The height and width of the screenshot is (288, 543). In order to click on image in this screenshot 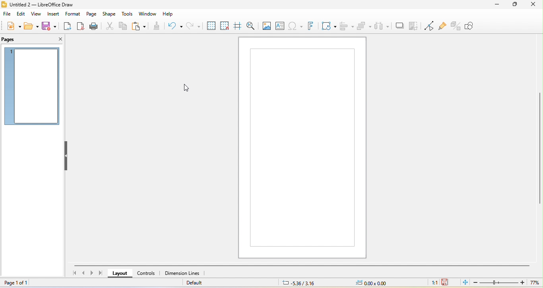, I will do `click(266, 25)`.